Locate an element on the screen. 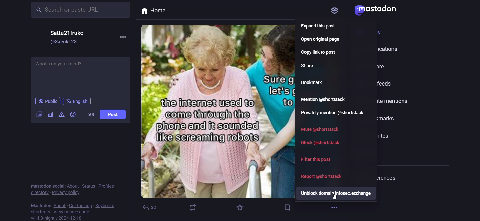 The height and width of the screenshot is (221, 480). bookmark is located at coordinates (287, 206).